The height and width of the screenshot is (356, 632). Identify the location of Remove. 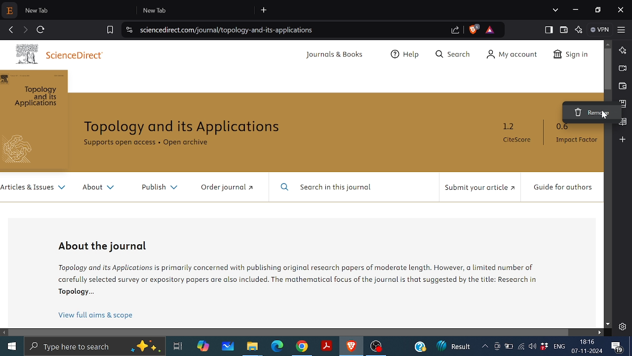
(593, 112).